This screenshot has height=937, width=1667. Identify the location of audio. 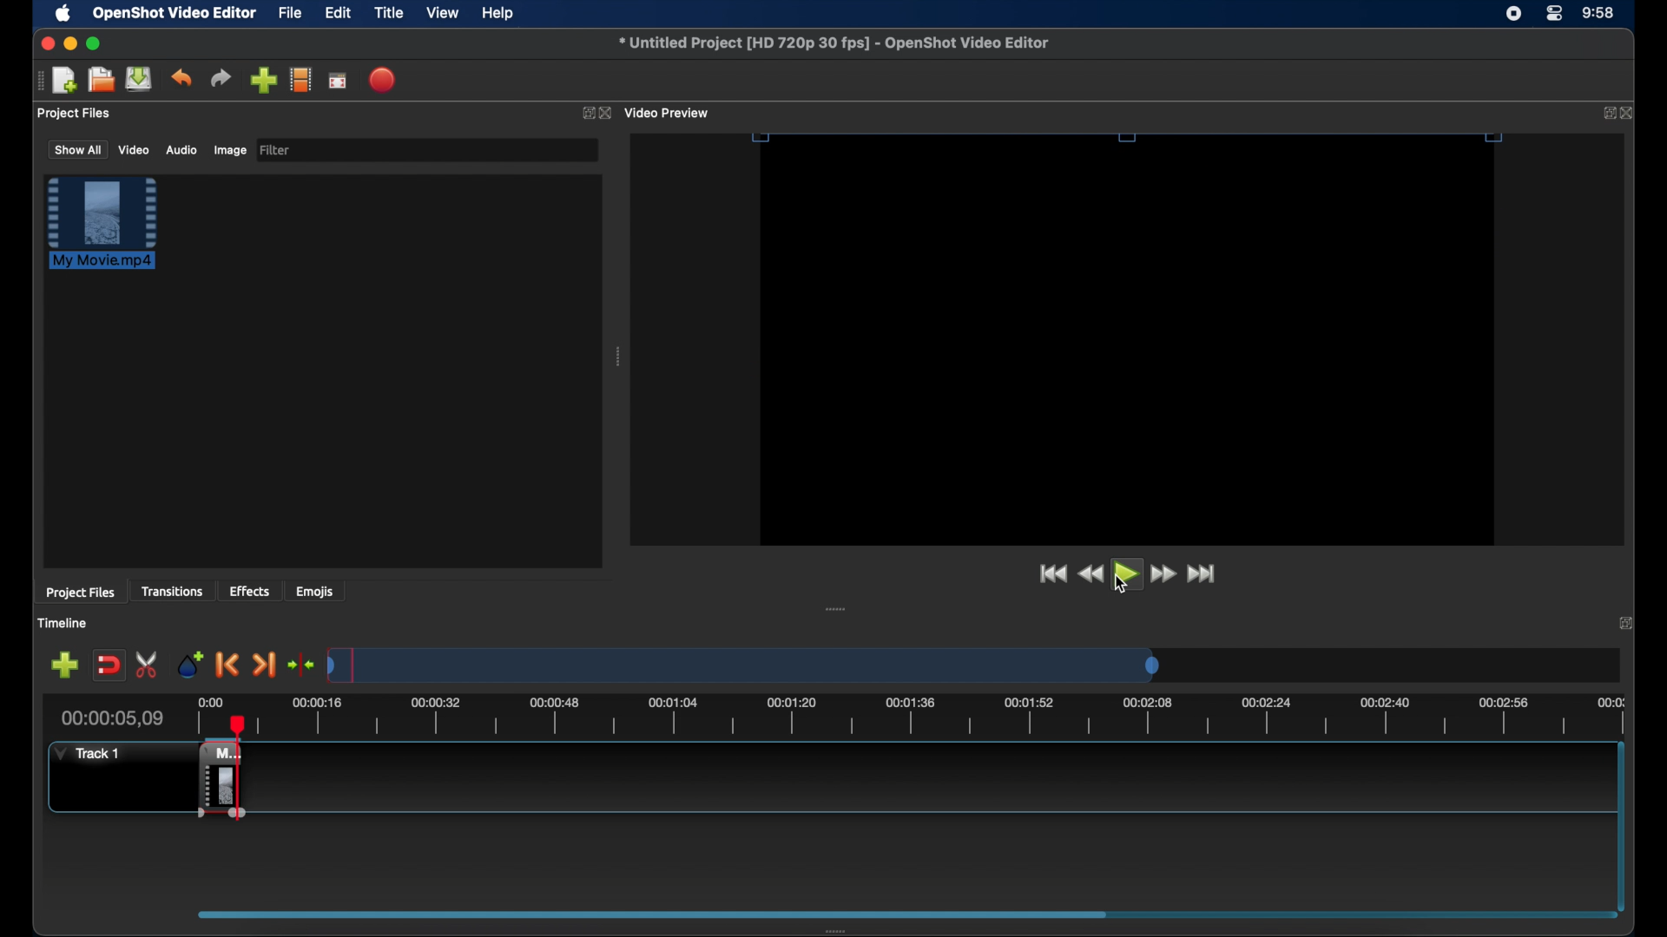
(181, 150).